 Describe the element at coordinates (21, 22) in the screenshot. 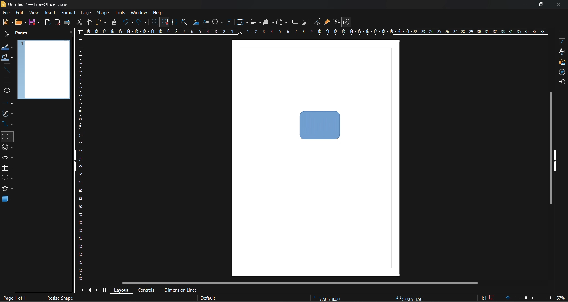

I see `open` at that location.